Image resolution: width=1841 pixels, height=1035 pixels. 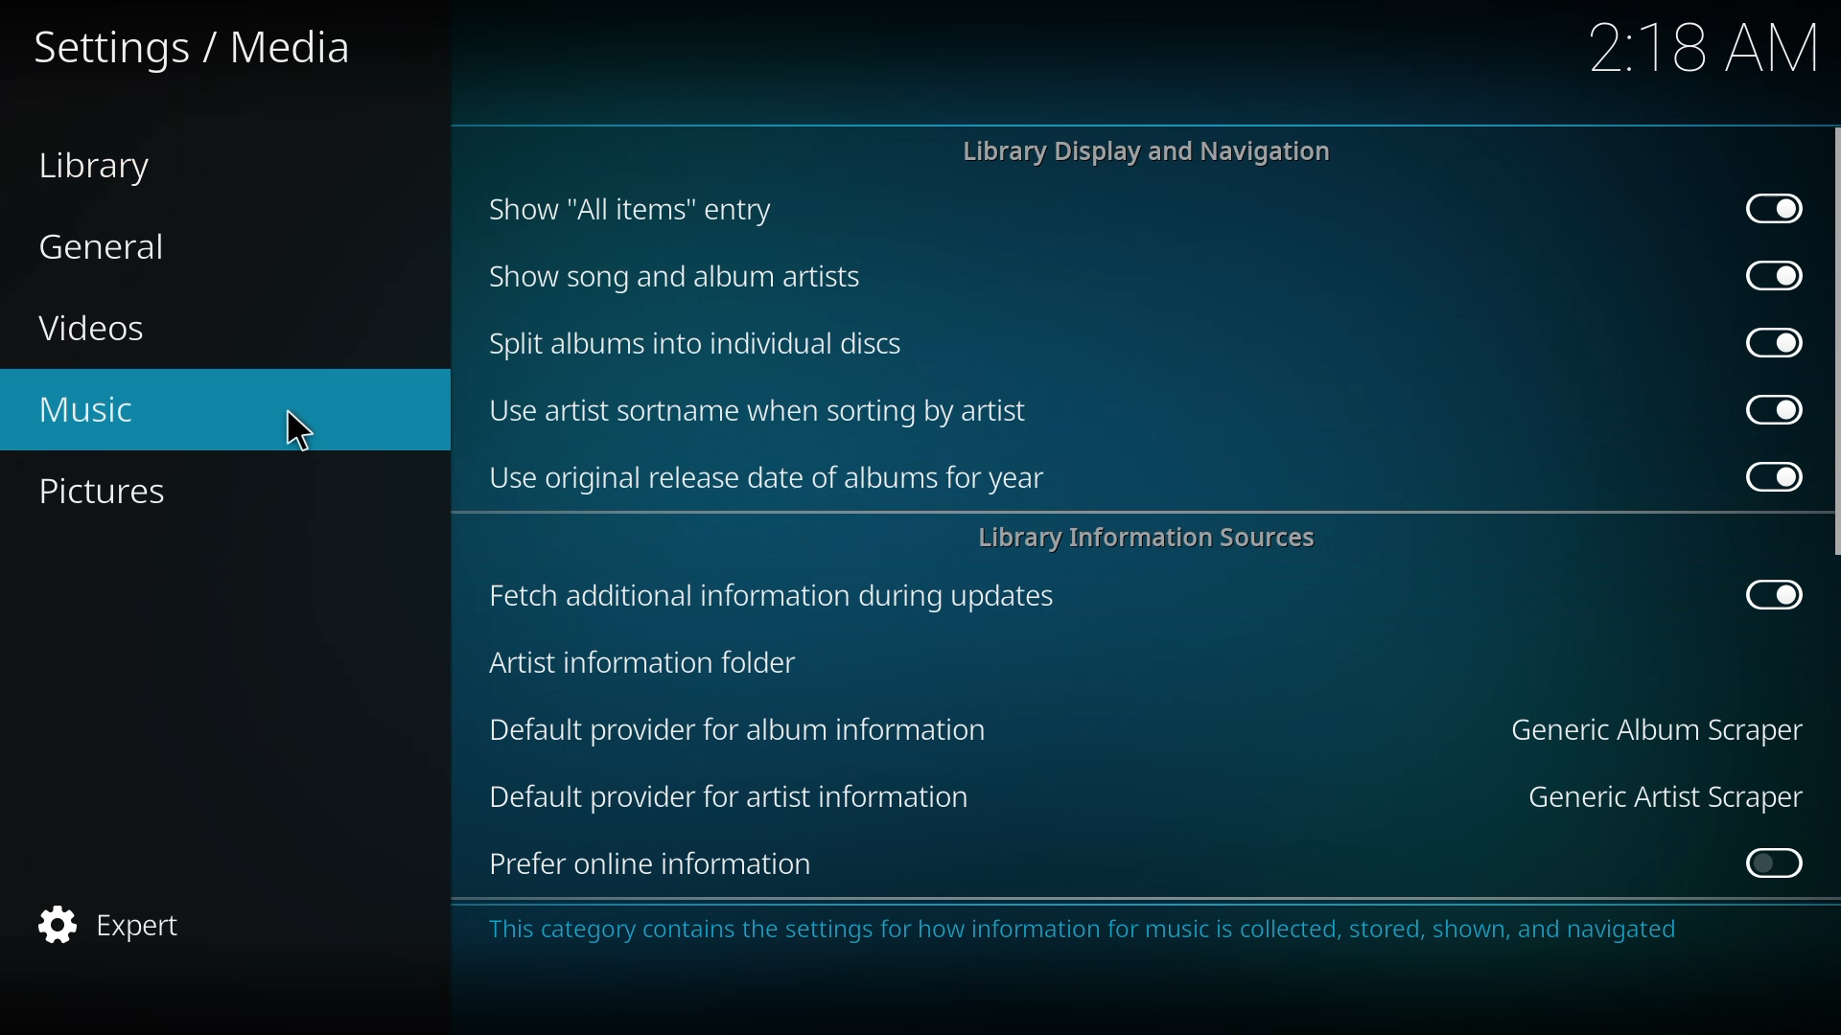 I want to click on enabled, so click(x=1764, y=409).